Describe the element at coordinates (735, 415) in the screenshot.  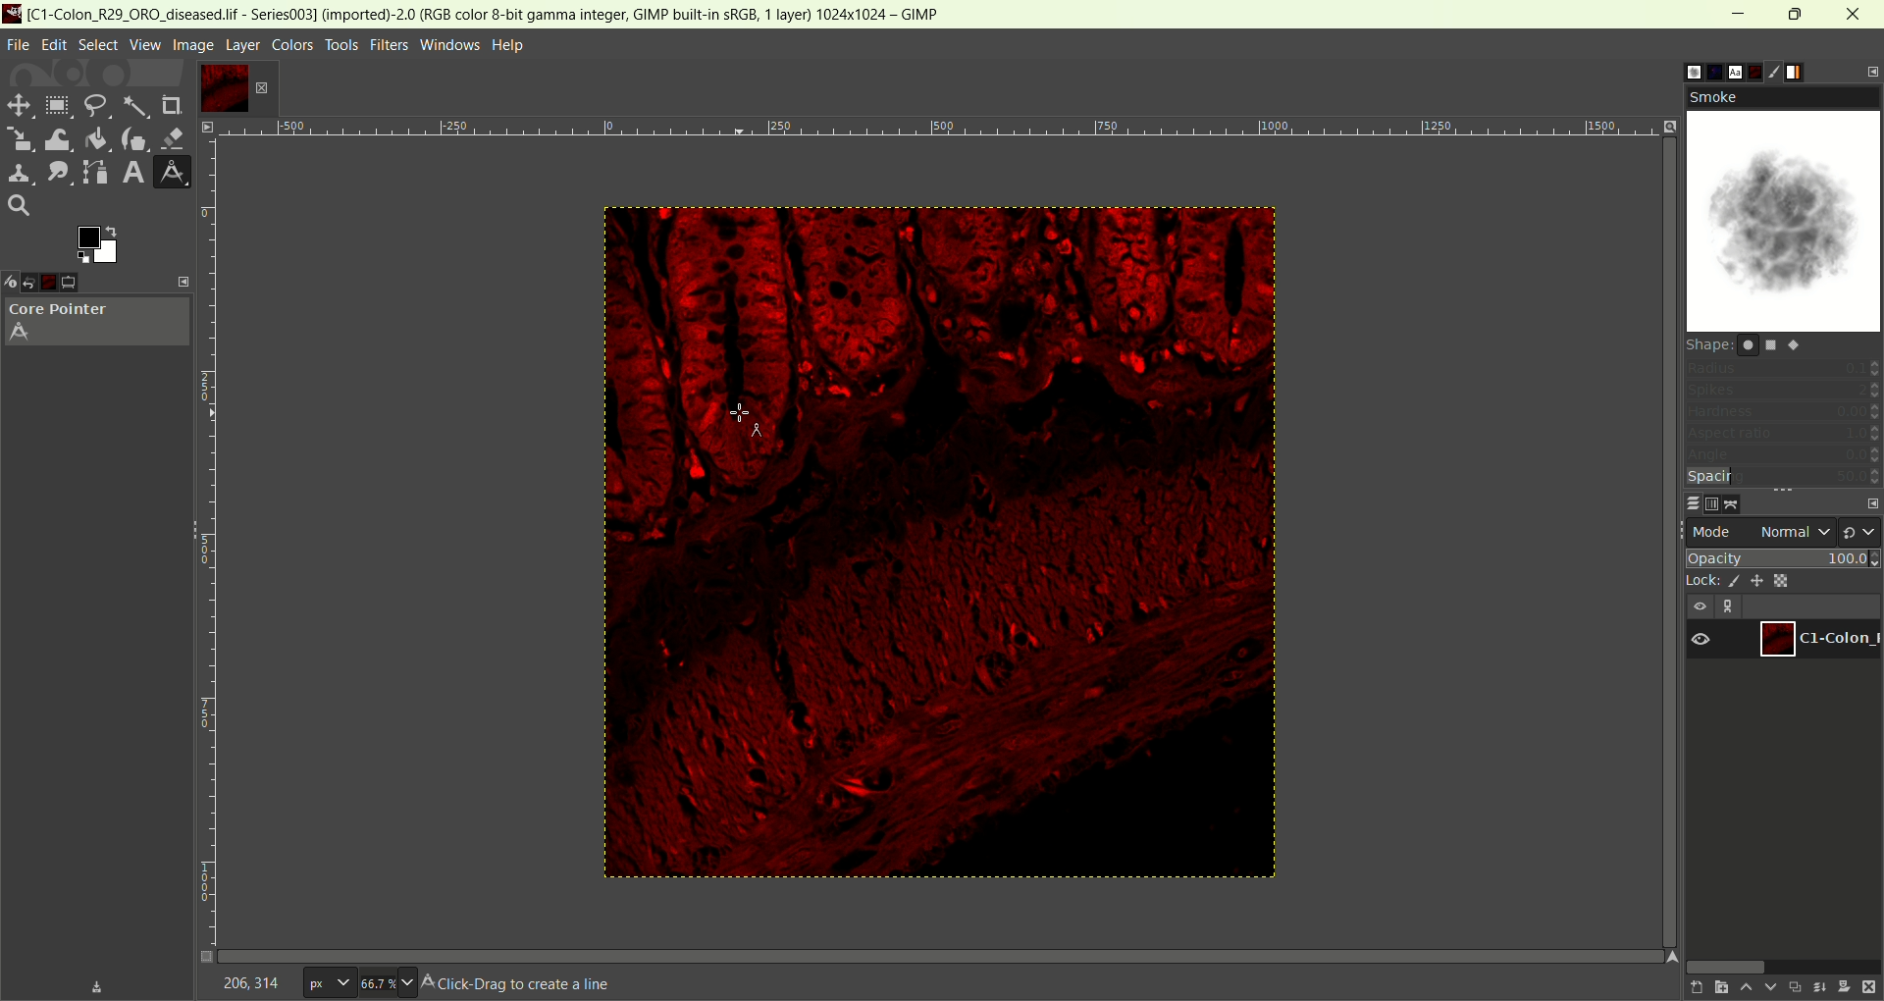
I see `cursor` at that location.